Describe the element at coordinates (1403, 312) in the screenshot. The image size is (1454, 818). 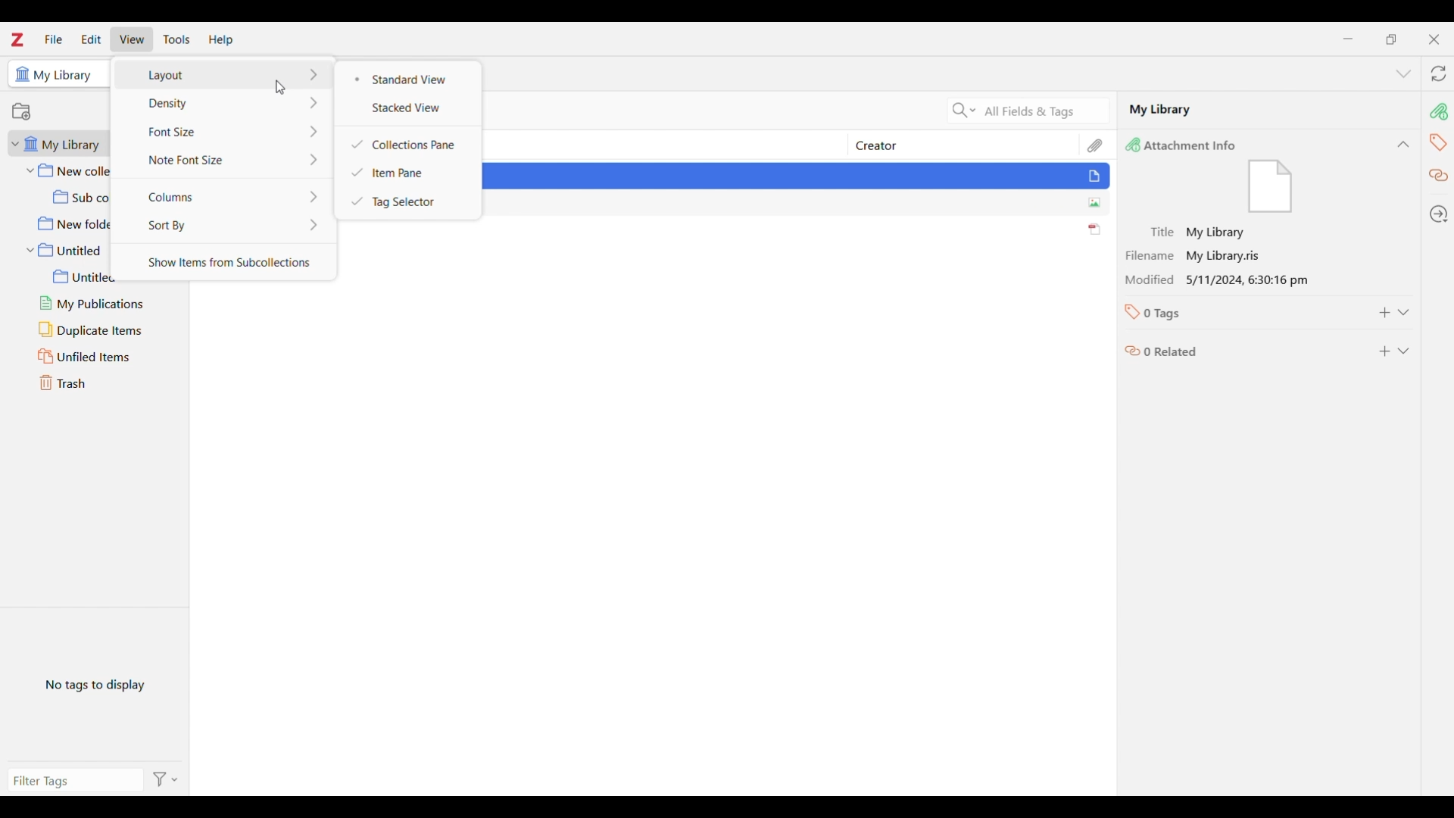
I see `Expand tags` at that location.